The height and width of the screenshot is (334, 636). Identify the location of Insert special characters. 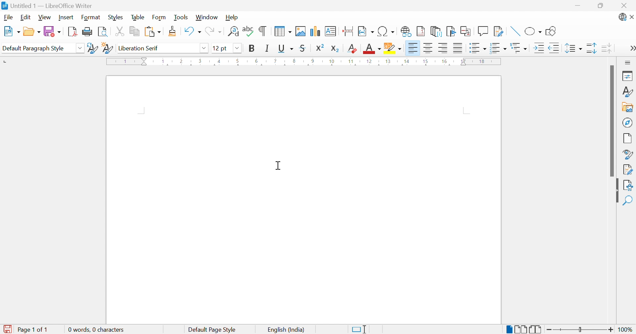
(387, 31).